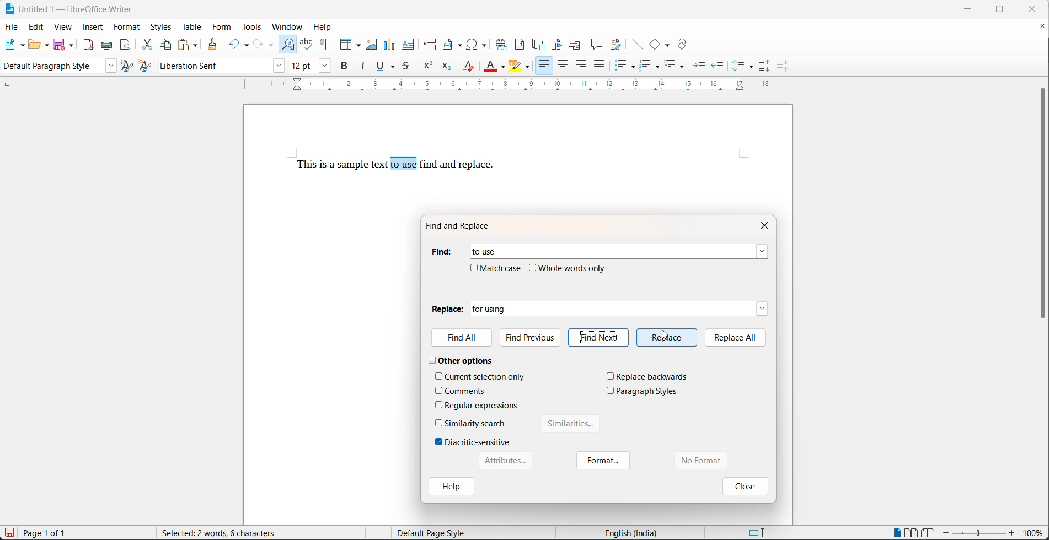 The width and height of the screenshot is (1049, 540). Describe the element at coordinates (108, 66) in the screenshot. I see `style options` at that location.